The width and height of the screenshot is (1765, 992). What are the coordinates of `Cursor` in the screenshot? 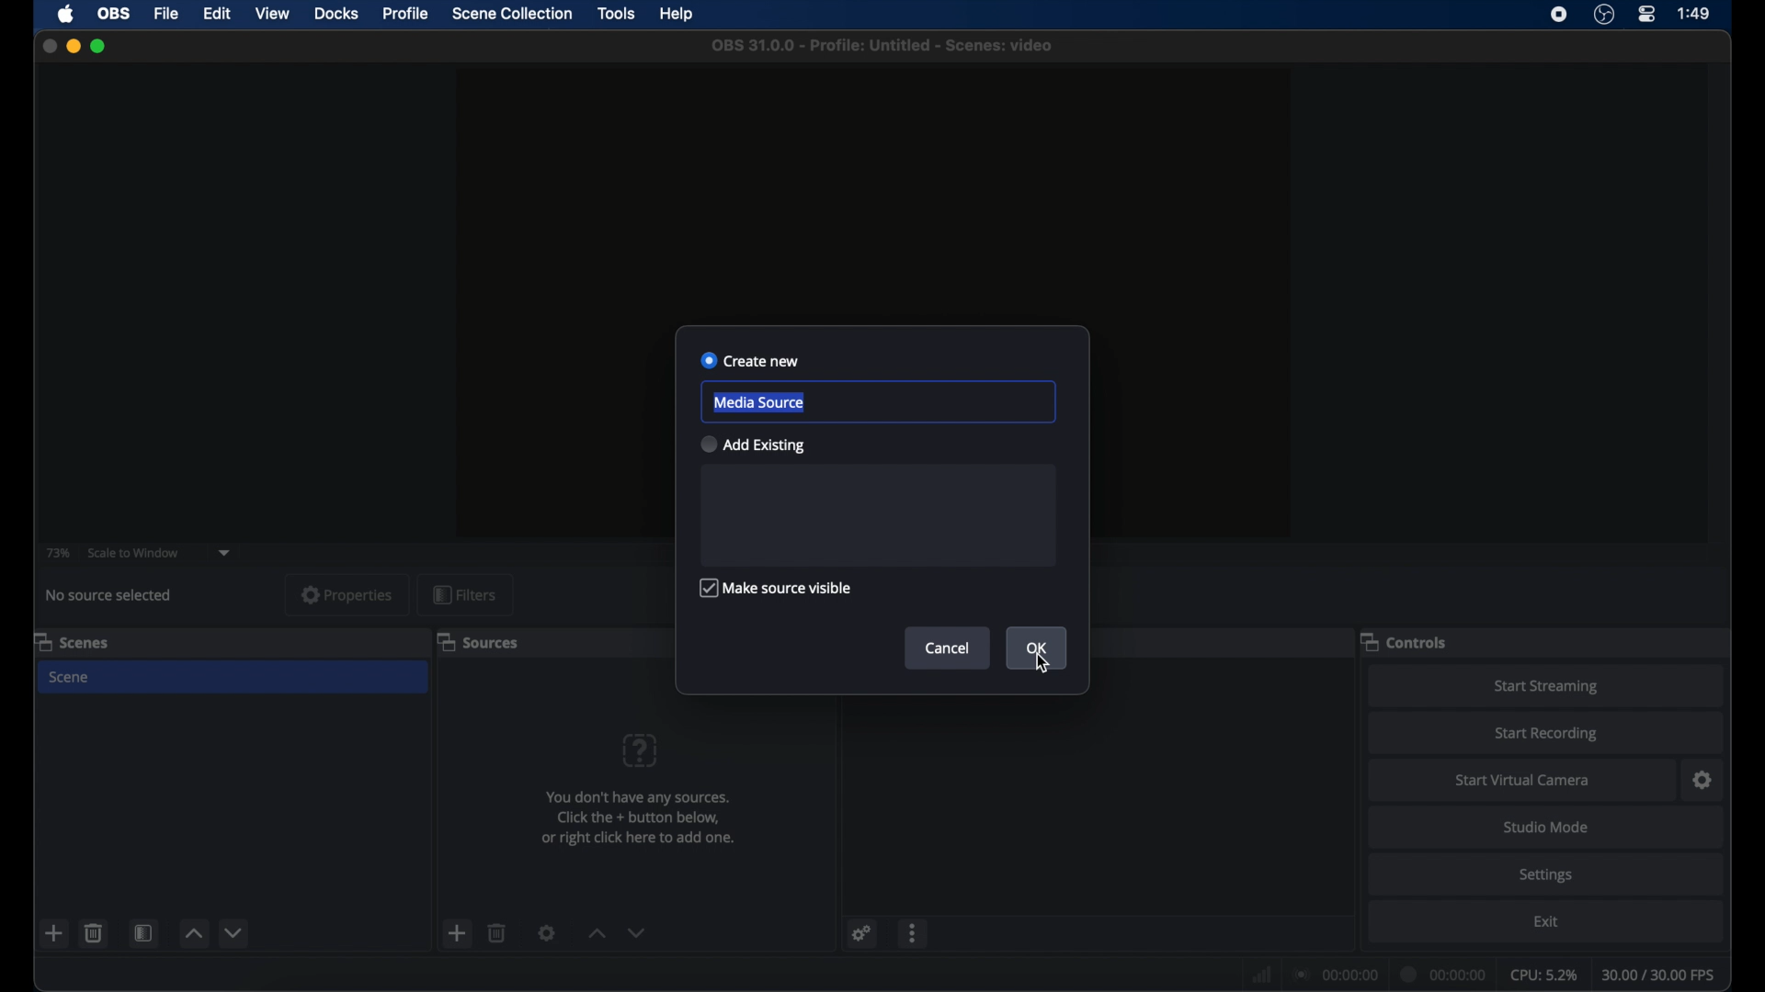 It's located at (1041, 662).